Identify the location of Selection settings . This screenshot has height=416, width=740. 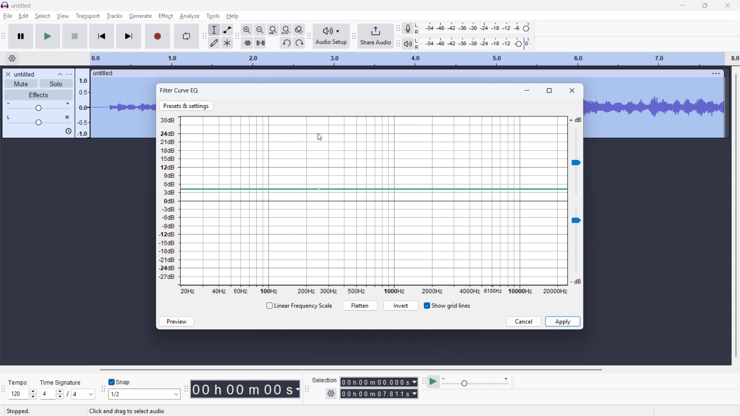
(331, 394).